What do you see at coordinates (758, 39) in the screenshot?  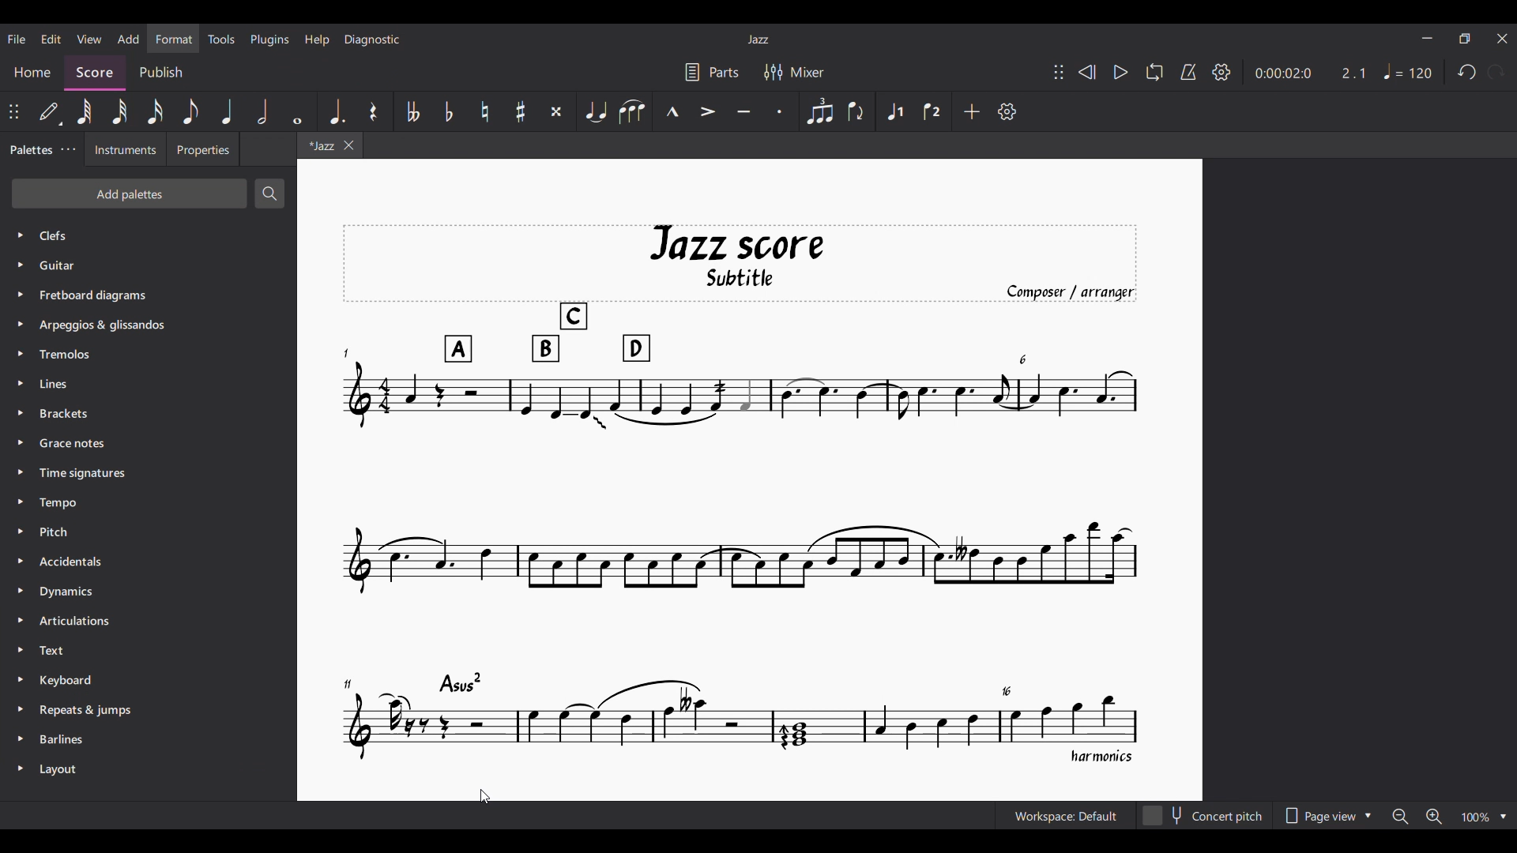 I see `Current score title` at bounding box center [758, 39].